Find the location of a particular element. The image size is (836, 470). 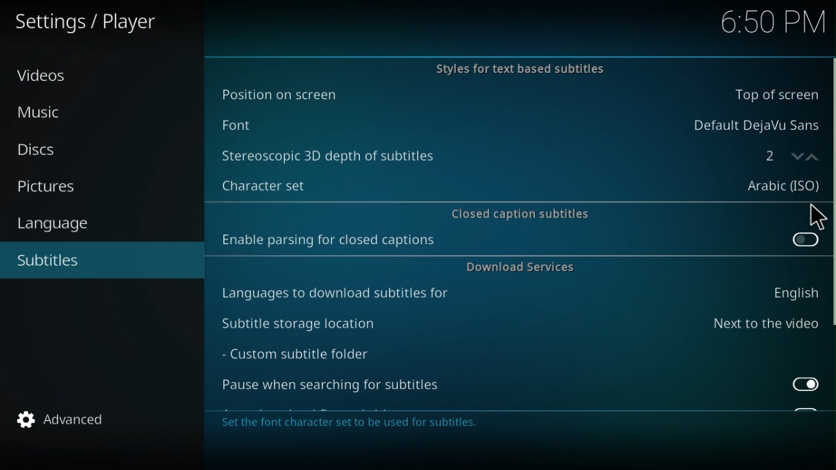

Character set is located at coordinates (462, 187).